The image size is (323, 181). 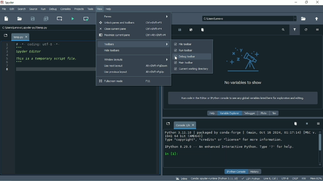 I want to click on Use previous layout, so click(x=132, y=72).